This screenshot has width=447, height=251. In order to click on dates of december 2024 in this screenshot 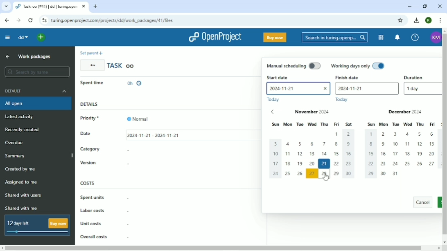, I will do `click(401, 154)`.